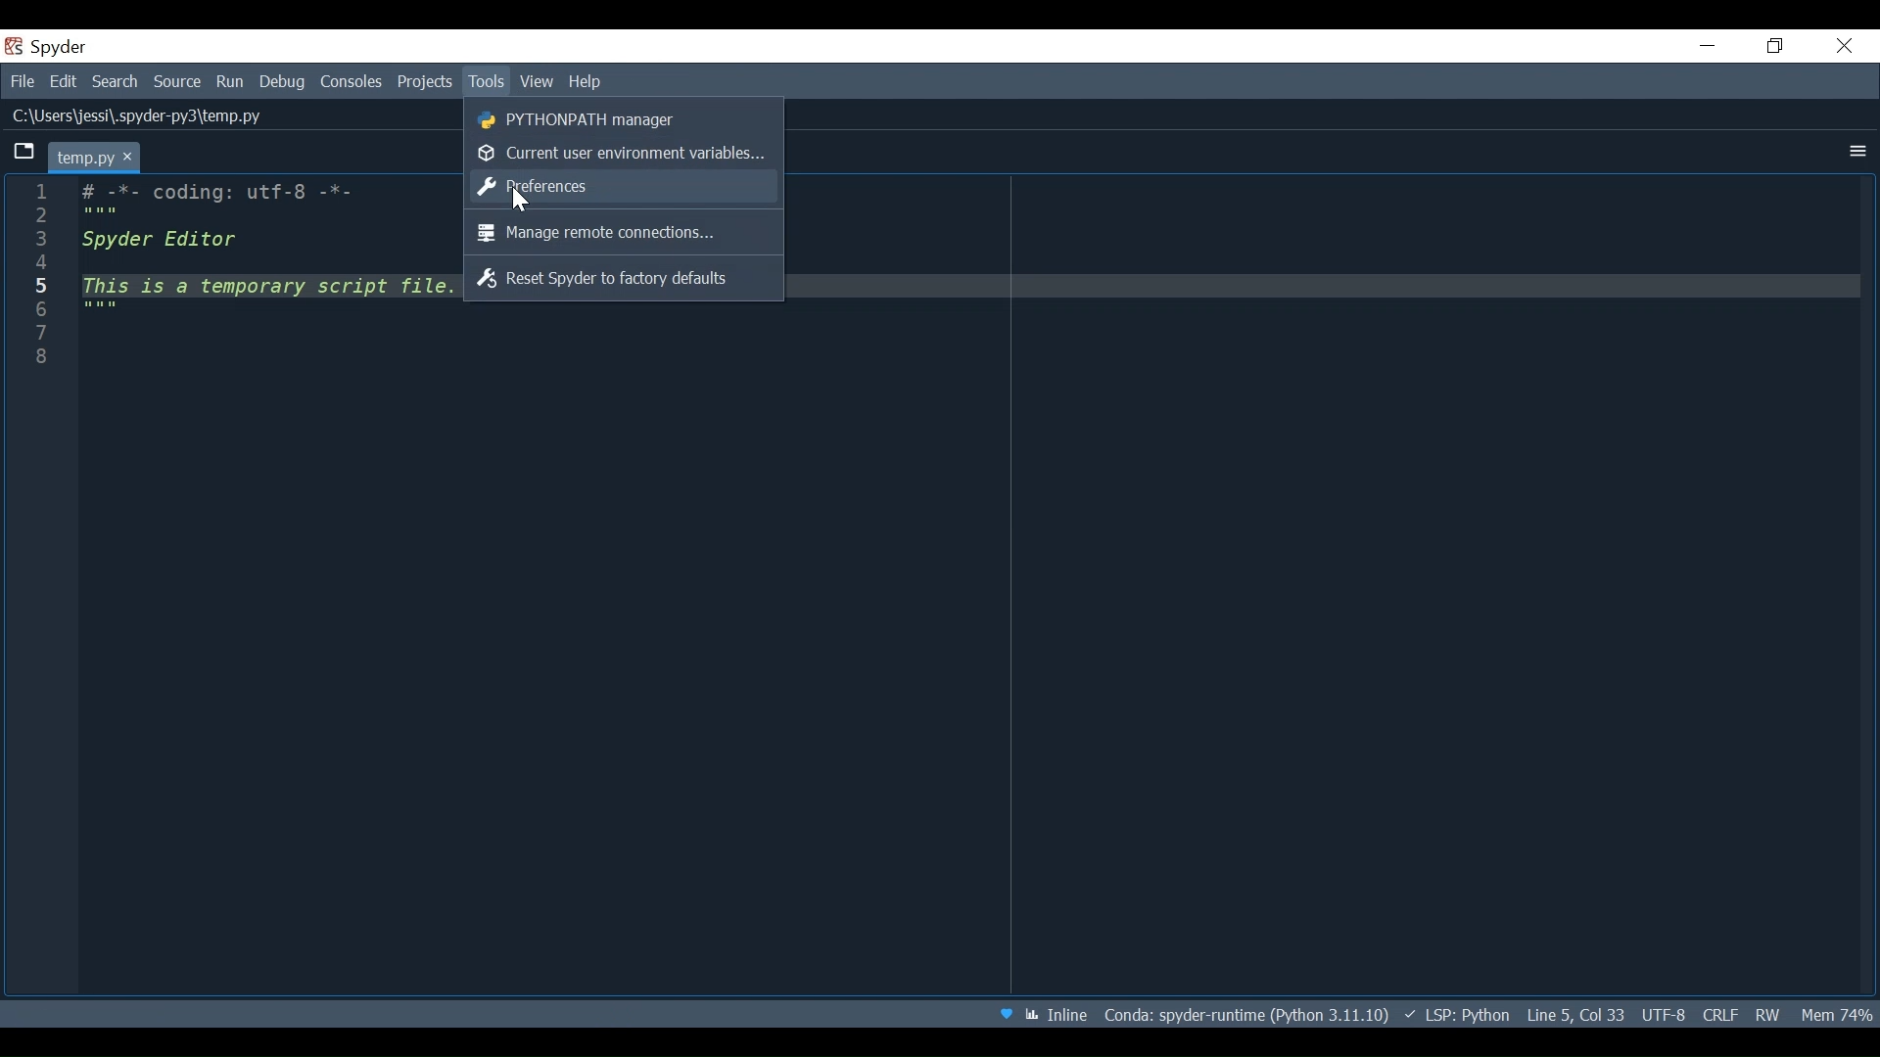 This screenshot has height=1057, width=1880. What do you see at coordinates (45, 48) in the screenshot?
I see `Spyder Desktop Icon` at bounding box center [45, 48].